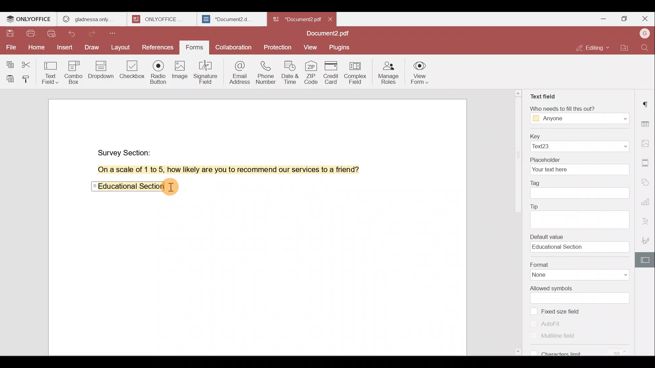  I want to click on Layout, so click(120, 48).